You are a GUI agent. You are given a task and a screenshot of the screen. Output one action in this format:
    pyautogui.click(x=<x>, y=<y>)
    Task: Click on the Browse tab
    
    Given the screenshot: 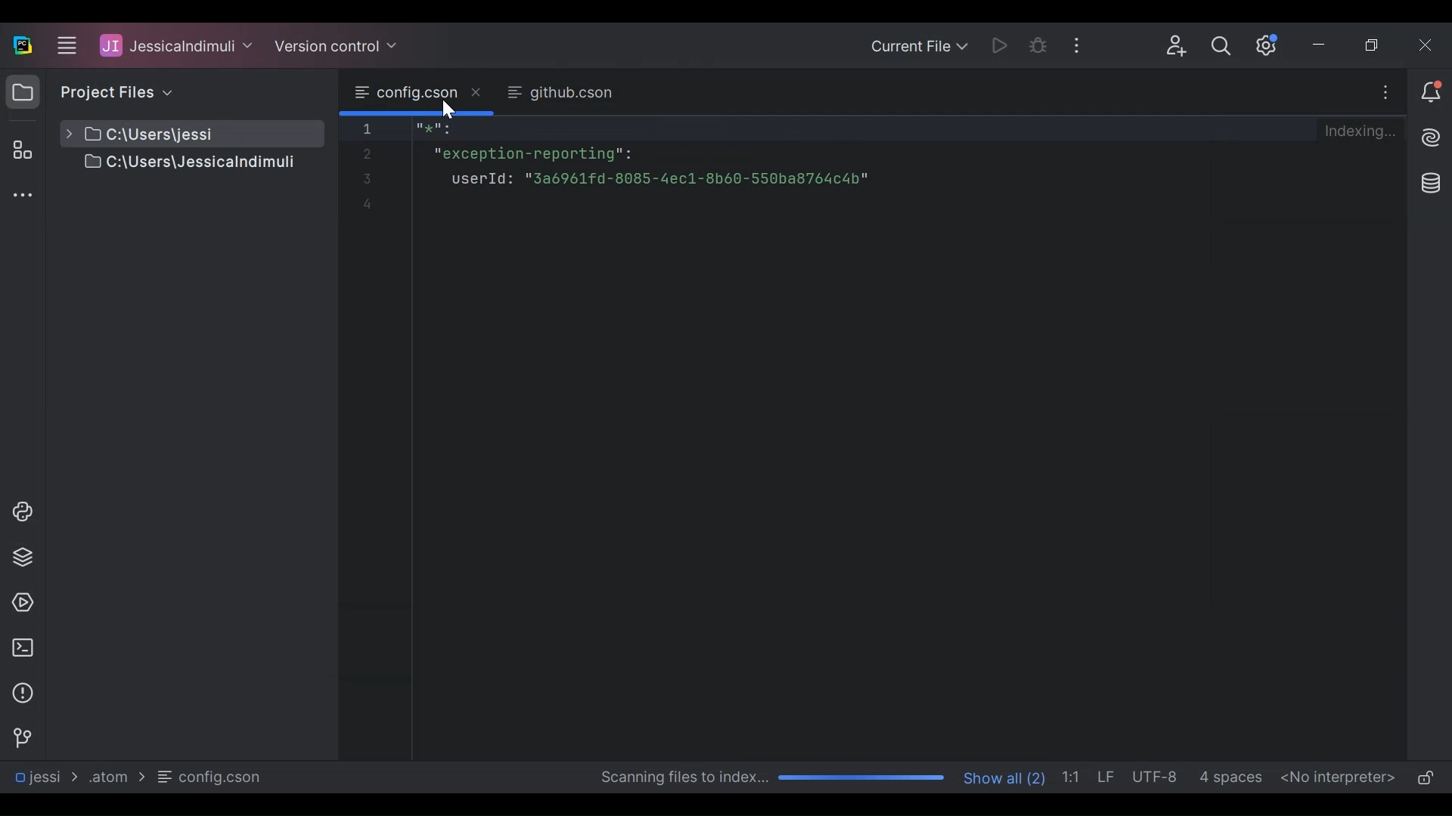 What is the action you would take?
    pyautogui.click(x=559, y=94)
    